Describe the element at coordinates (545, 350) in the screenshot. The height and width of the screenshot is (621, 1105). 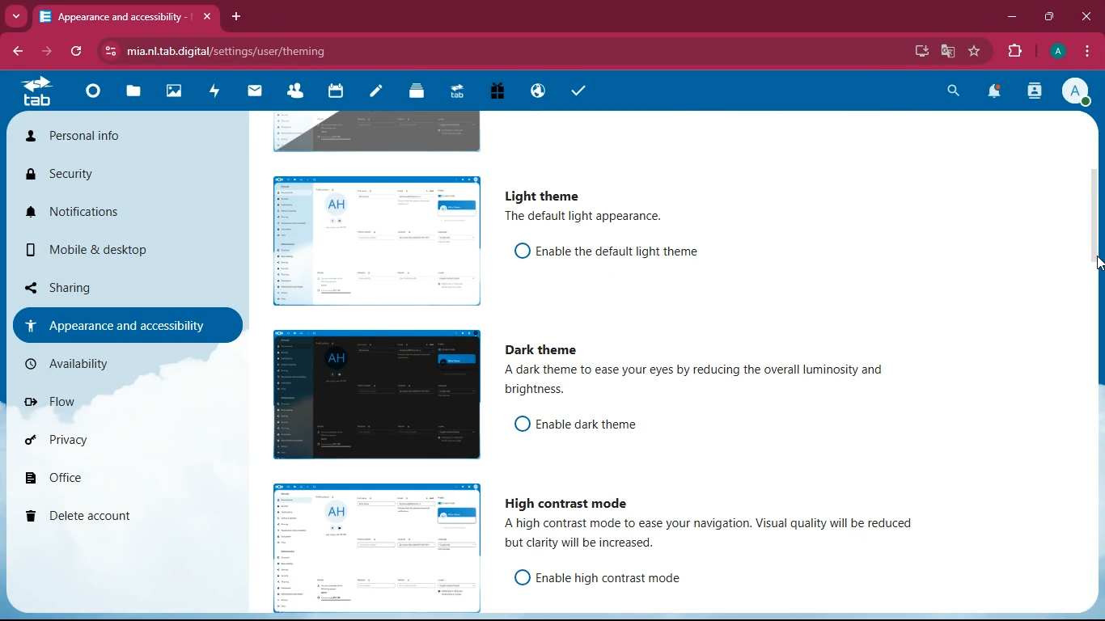
I see `dark theme` at that location.